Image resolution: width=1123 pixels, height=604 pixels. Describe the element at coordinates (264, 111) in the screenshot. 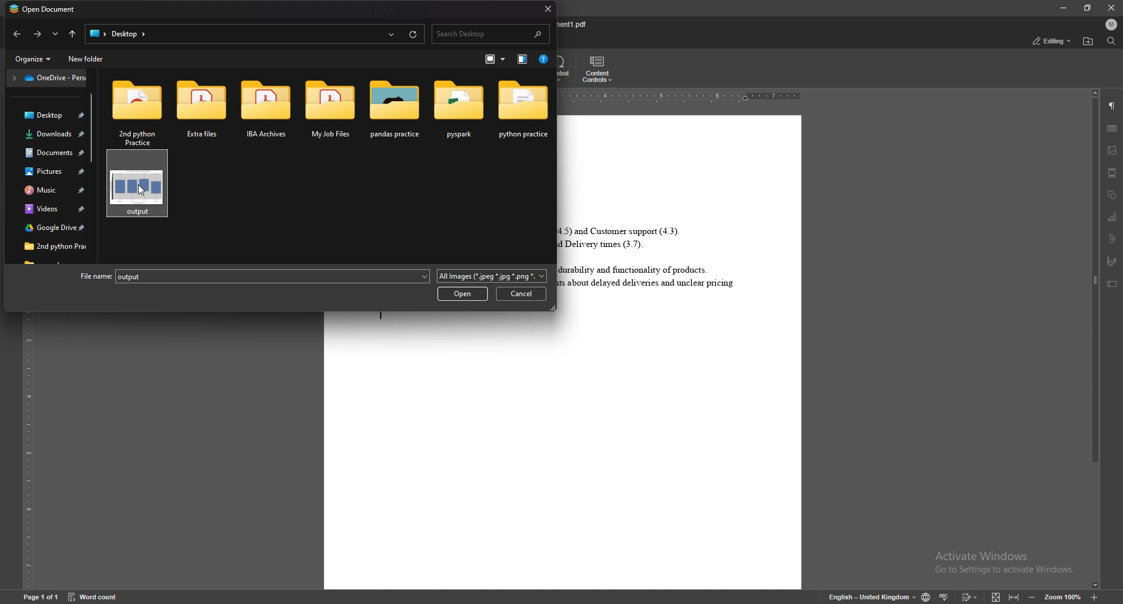

I see `folder` at that location.